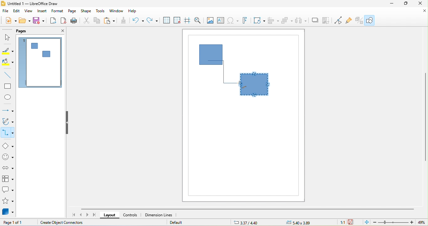 This screenshot has width=428, height=226. I want to click on basic shapes, so click(8, 146).